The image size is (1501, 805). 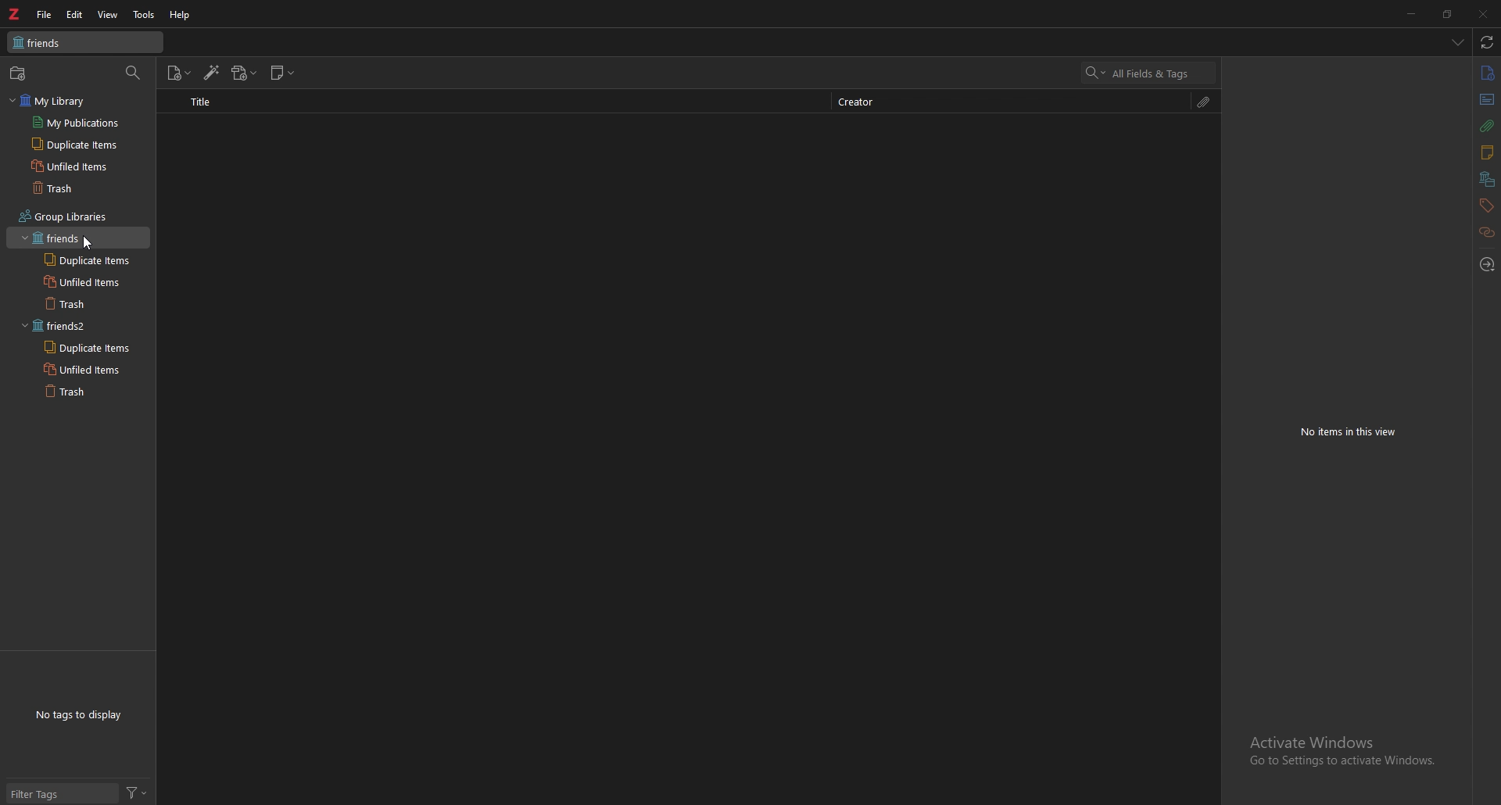 What do you see at coordinates (133, 73) in the screenshot?
I see `filter items` at bounding box center [133, 73].